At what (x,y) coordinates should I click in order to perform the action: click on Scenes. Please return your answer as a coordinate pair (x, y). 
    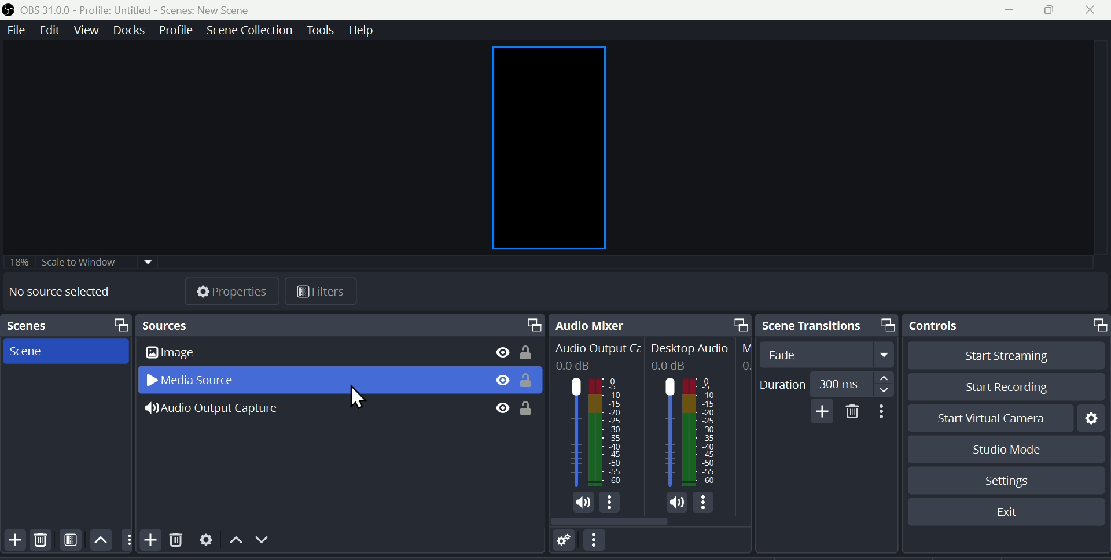
    Looking at the image, I should click on (65, 326).